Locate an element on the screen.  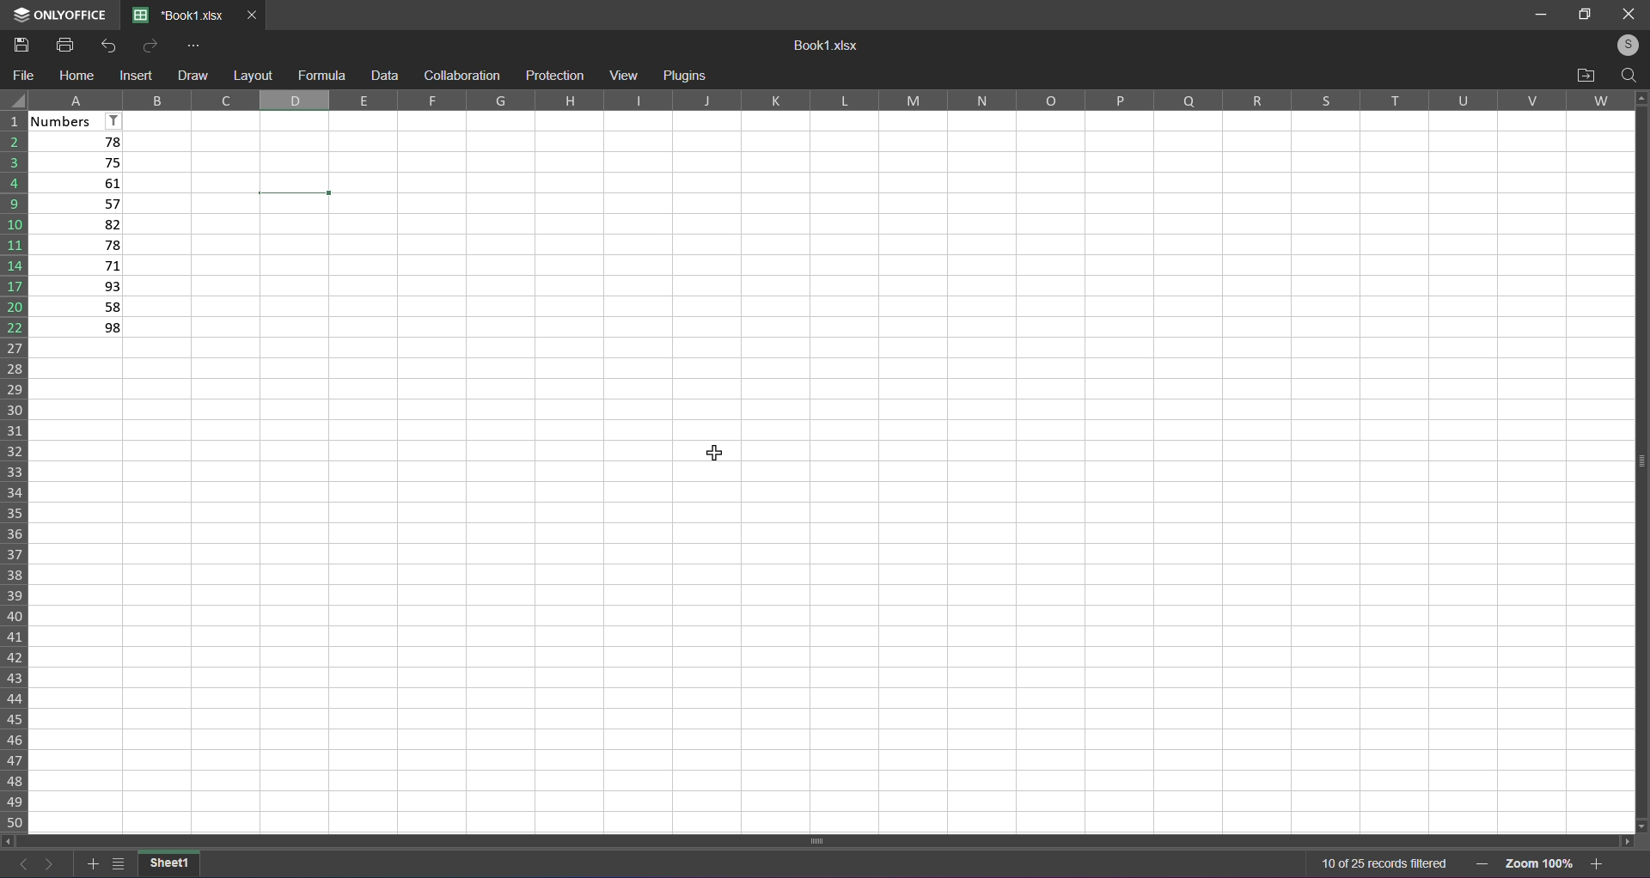
Column Labels is located at coordinates (837, 101).